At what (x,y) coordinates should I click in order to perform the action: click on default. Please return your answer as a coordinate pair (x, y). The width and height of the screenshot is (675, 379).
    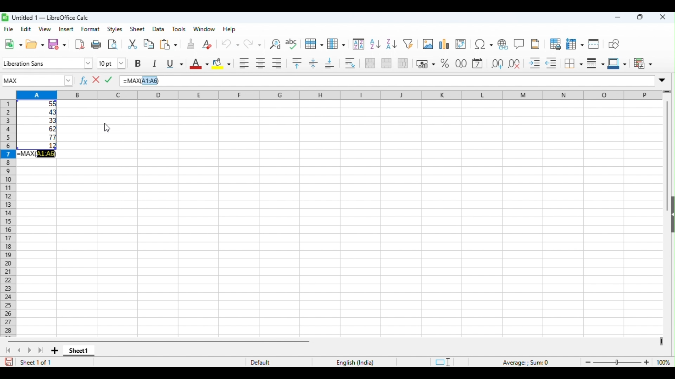
    Looking at the image, I should click on (263, 362).